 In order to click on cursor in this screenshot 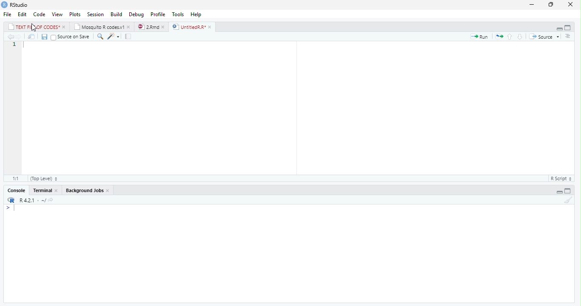, I will do `click(34, 28)`.